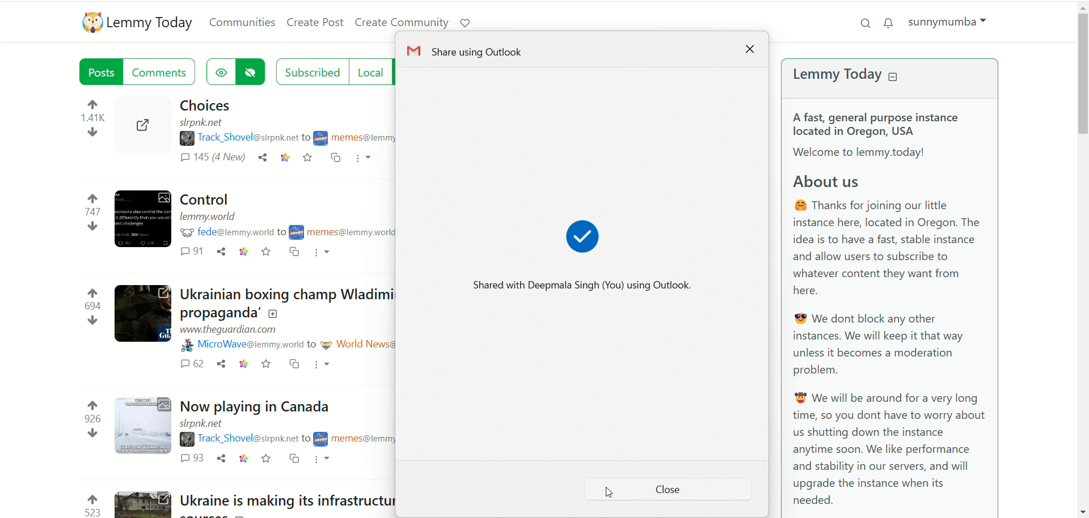  What do you see at coordinates (291, 304) in the screenshot?
I see `Post on "Ukrainian boxing champ Wladimir Klitschko calls out Rogan for ‘repeating Russian propaganda’"` at bounding box center [291, 304].